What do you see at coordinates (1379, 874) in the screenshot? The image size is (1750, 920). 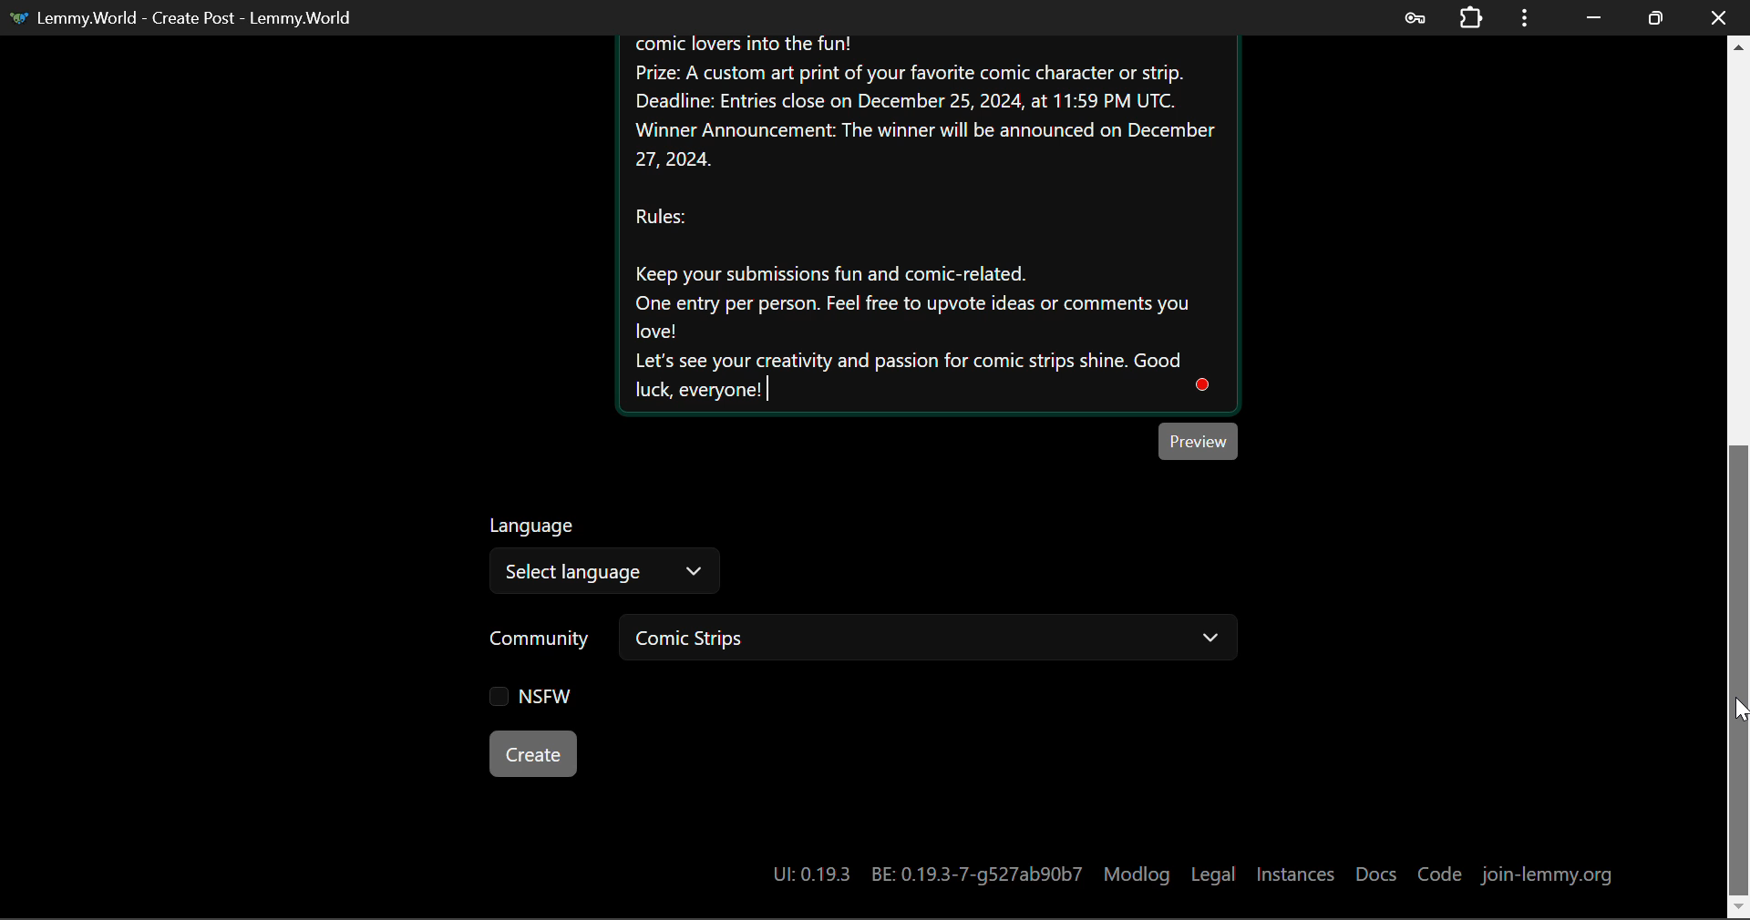 I see `Docs` at bounding box center [1379, 874].